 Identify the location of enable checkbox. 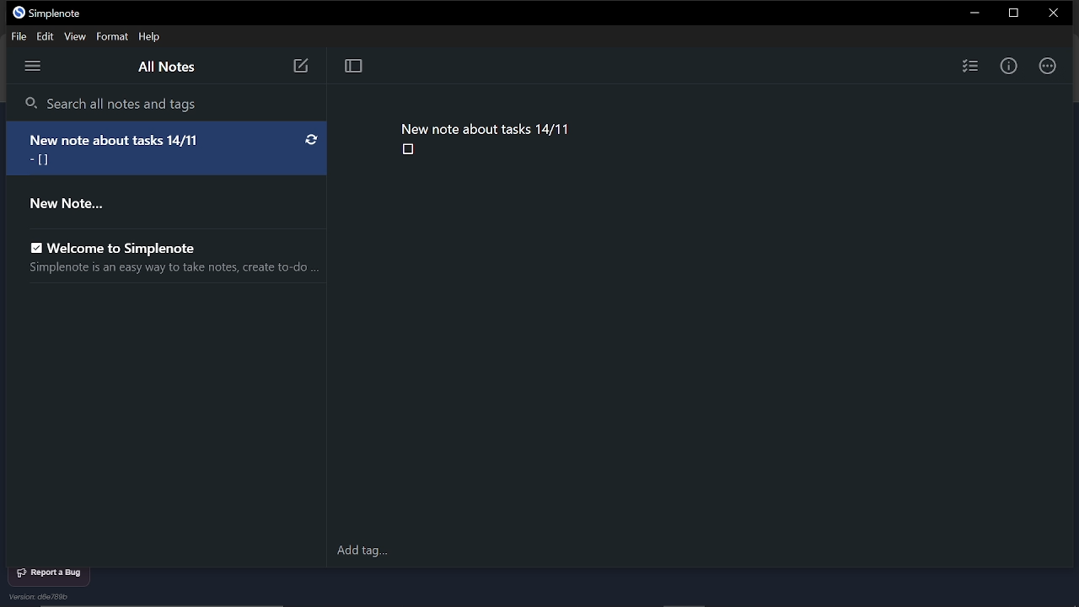
(35, 248).